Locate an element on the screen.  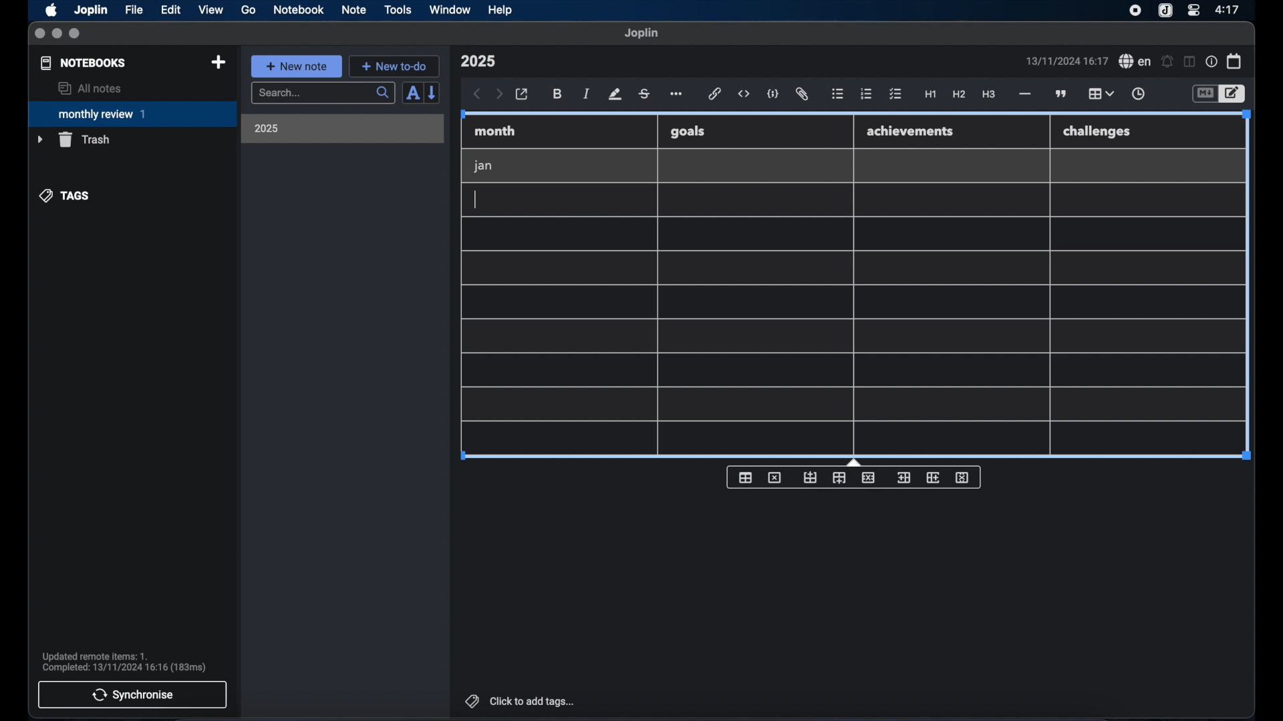
delete table is located at coordinates (774, 478).